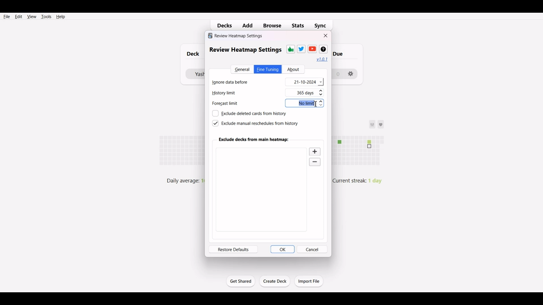 The width and height of the screenshot is (543, 305). I want to click on Deck, so click(191, 54).